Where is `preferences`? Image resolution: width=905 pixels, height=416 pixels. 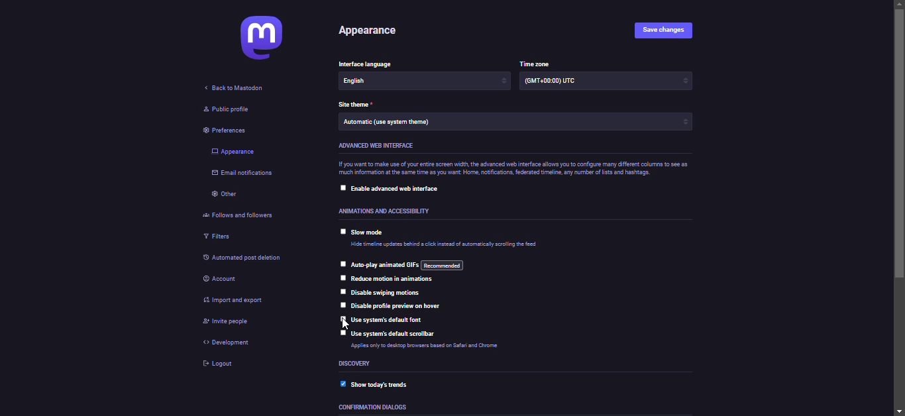 preferences is located at coordinates (225, 130).